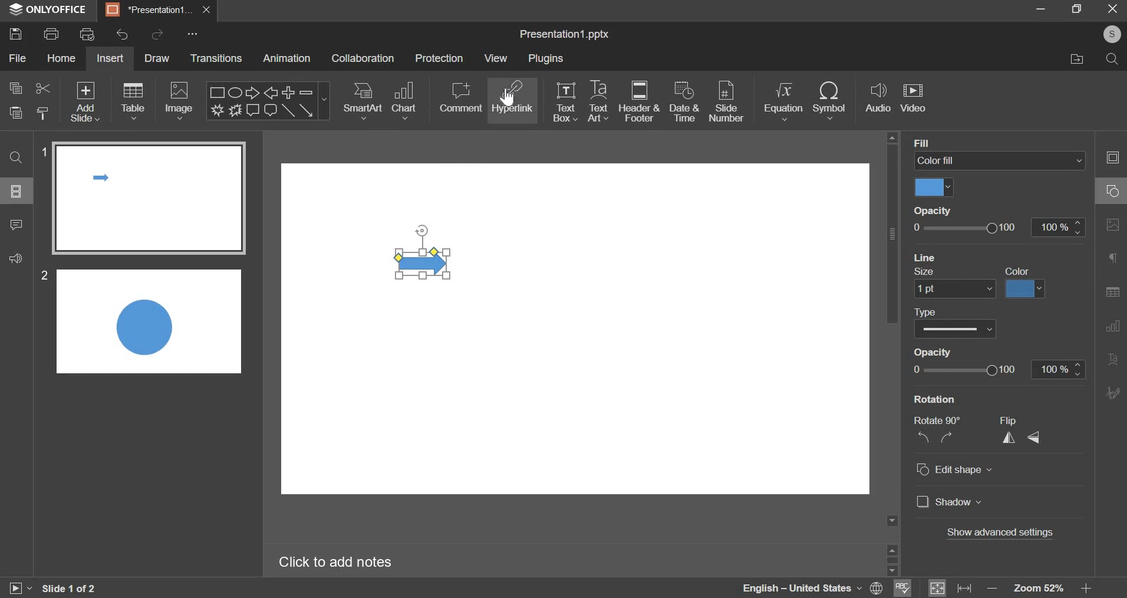 The image size is (1127, 598). Describe the element at coordinates (1077, 60) in the screenshot. I see `file location` at that location.